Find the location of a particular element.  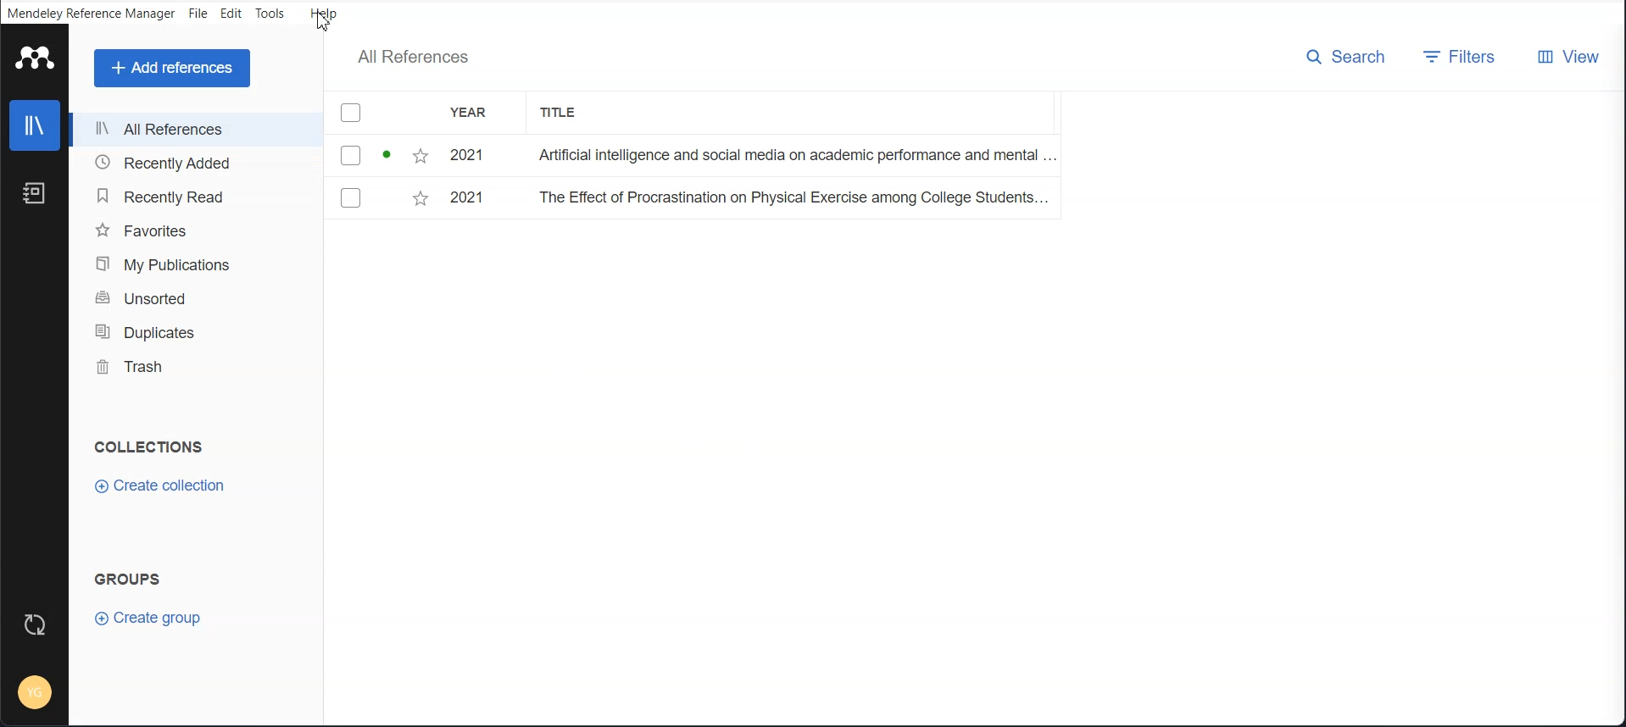

Title is located at coordinates (561, 112).